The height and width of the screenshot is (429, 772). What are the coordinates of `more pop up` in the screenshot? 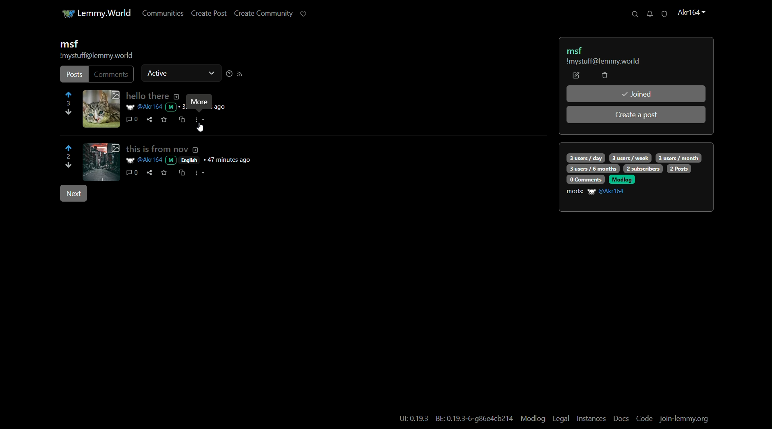 It's located at (199, 102).